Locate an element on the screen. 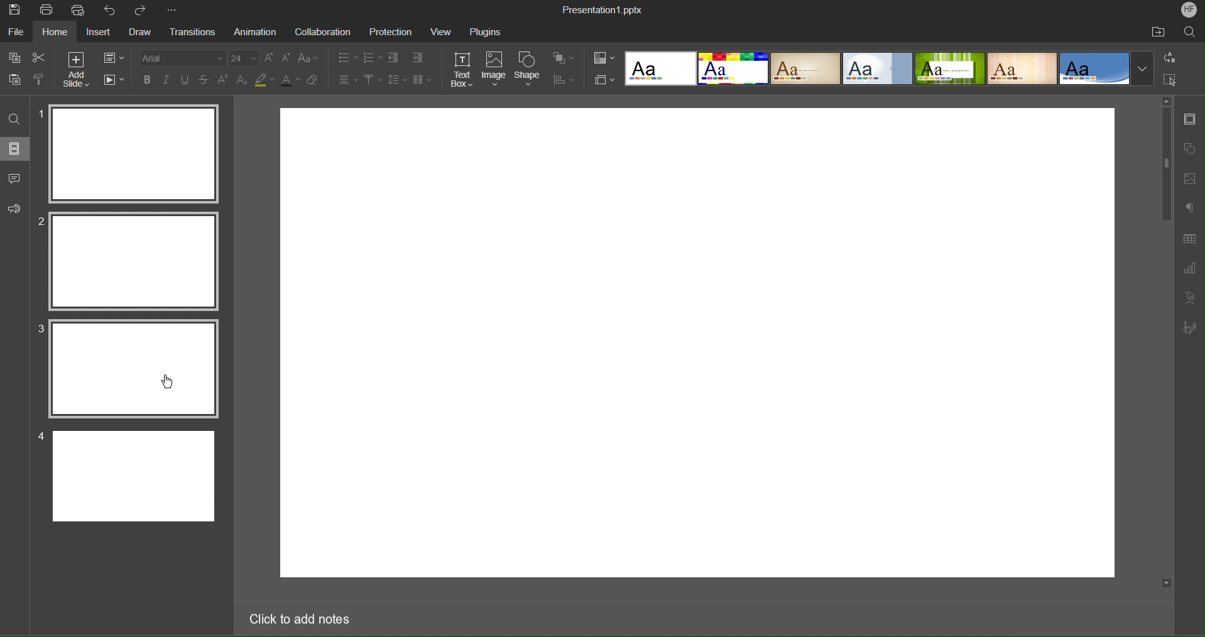  Color is located at coordinates (604, 57).